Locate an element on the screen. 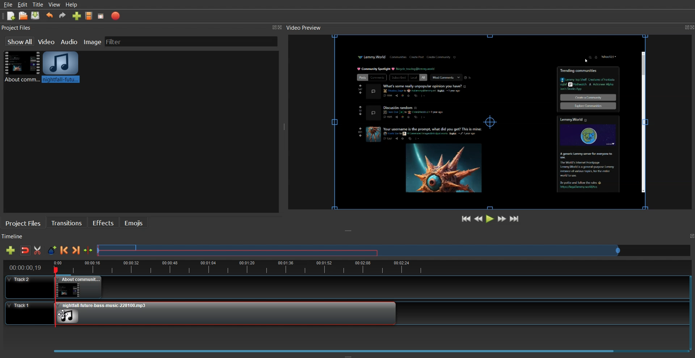  Scrollbar is located at coordinates (643, 123).